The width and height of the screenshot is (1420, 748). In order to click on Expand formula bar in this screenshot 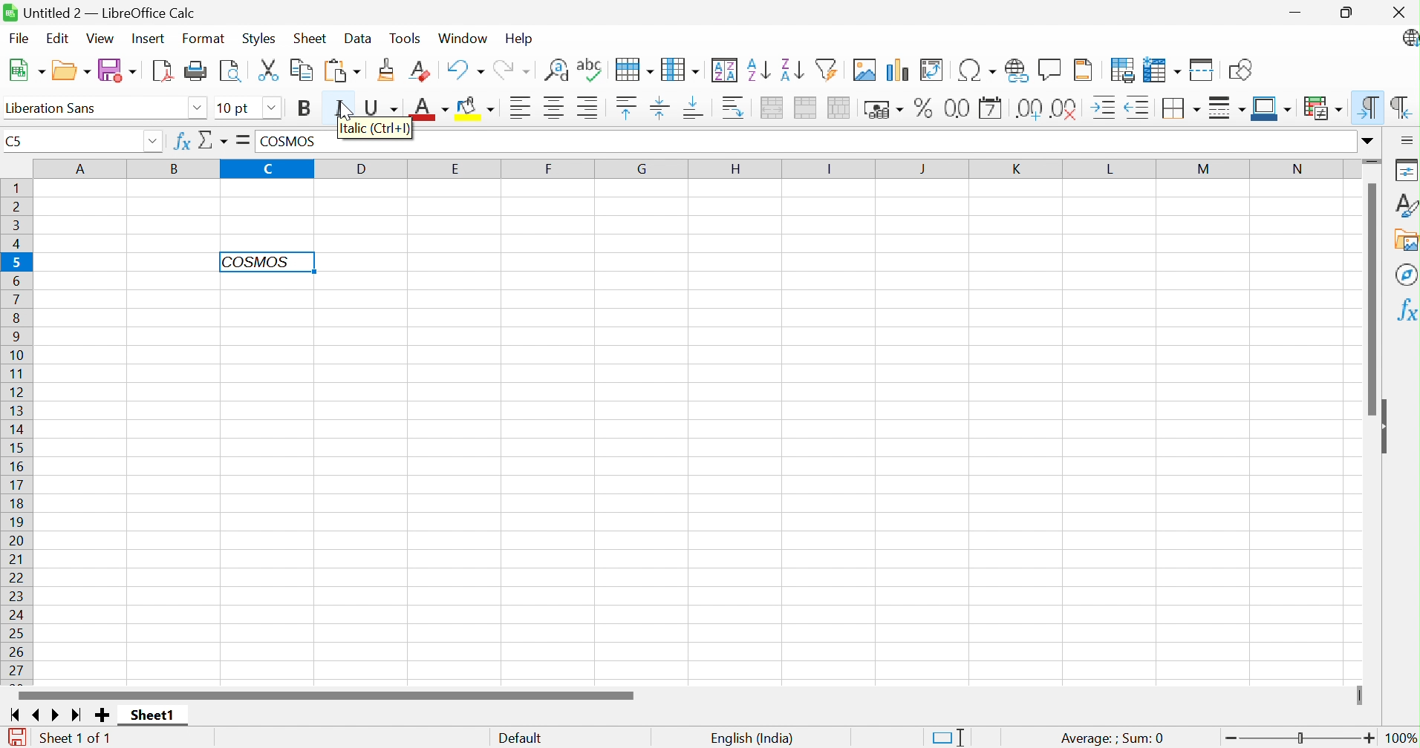, I will do `click(1372, 141)`.